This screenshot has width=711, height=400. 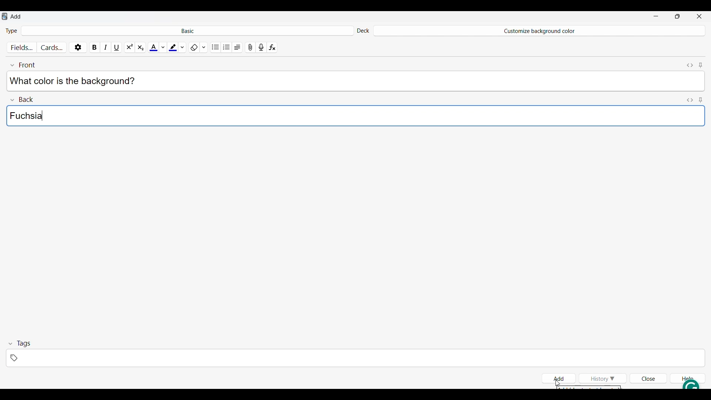 What do you see at coordinates (538, 31) in the screenshot?
I see `Deck name changed` at bounding box center [538, 31].